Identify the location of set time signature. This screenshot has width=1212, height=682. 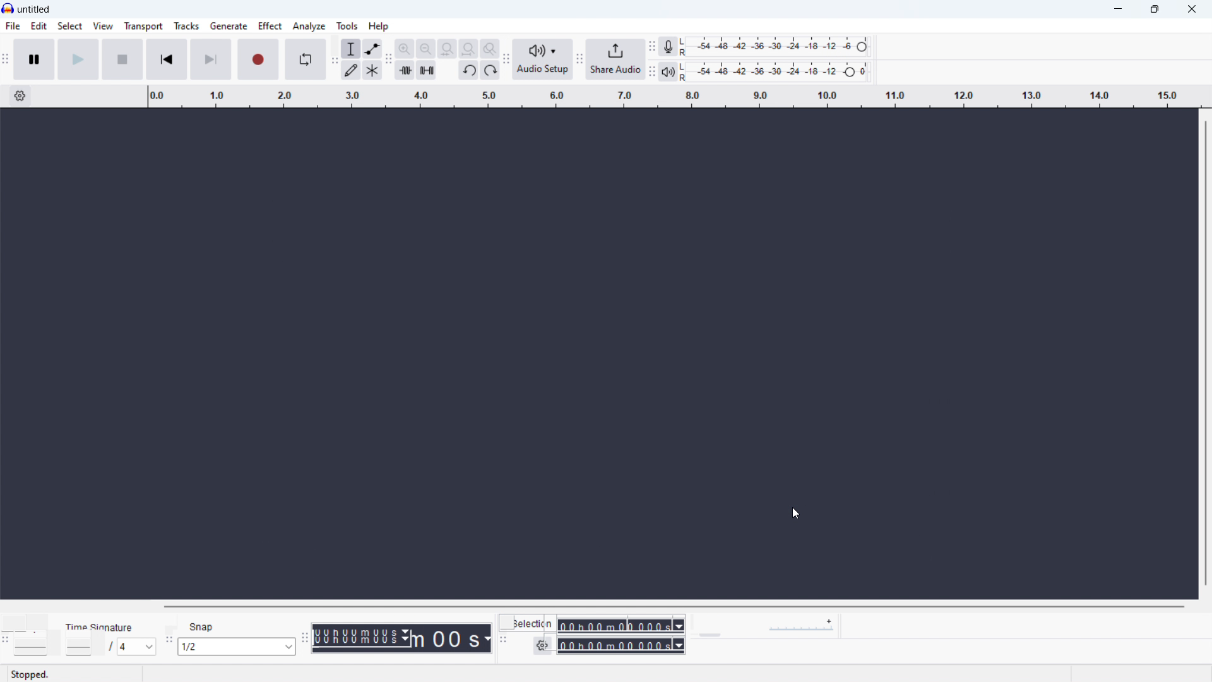
(109, 647).